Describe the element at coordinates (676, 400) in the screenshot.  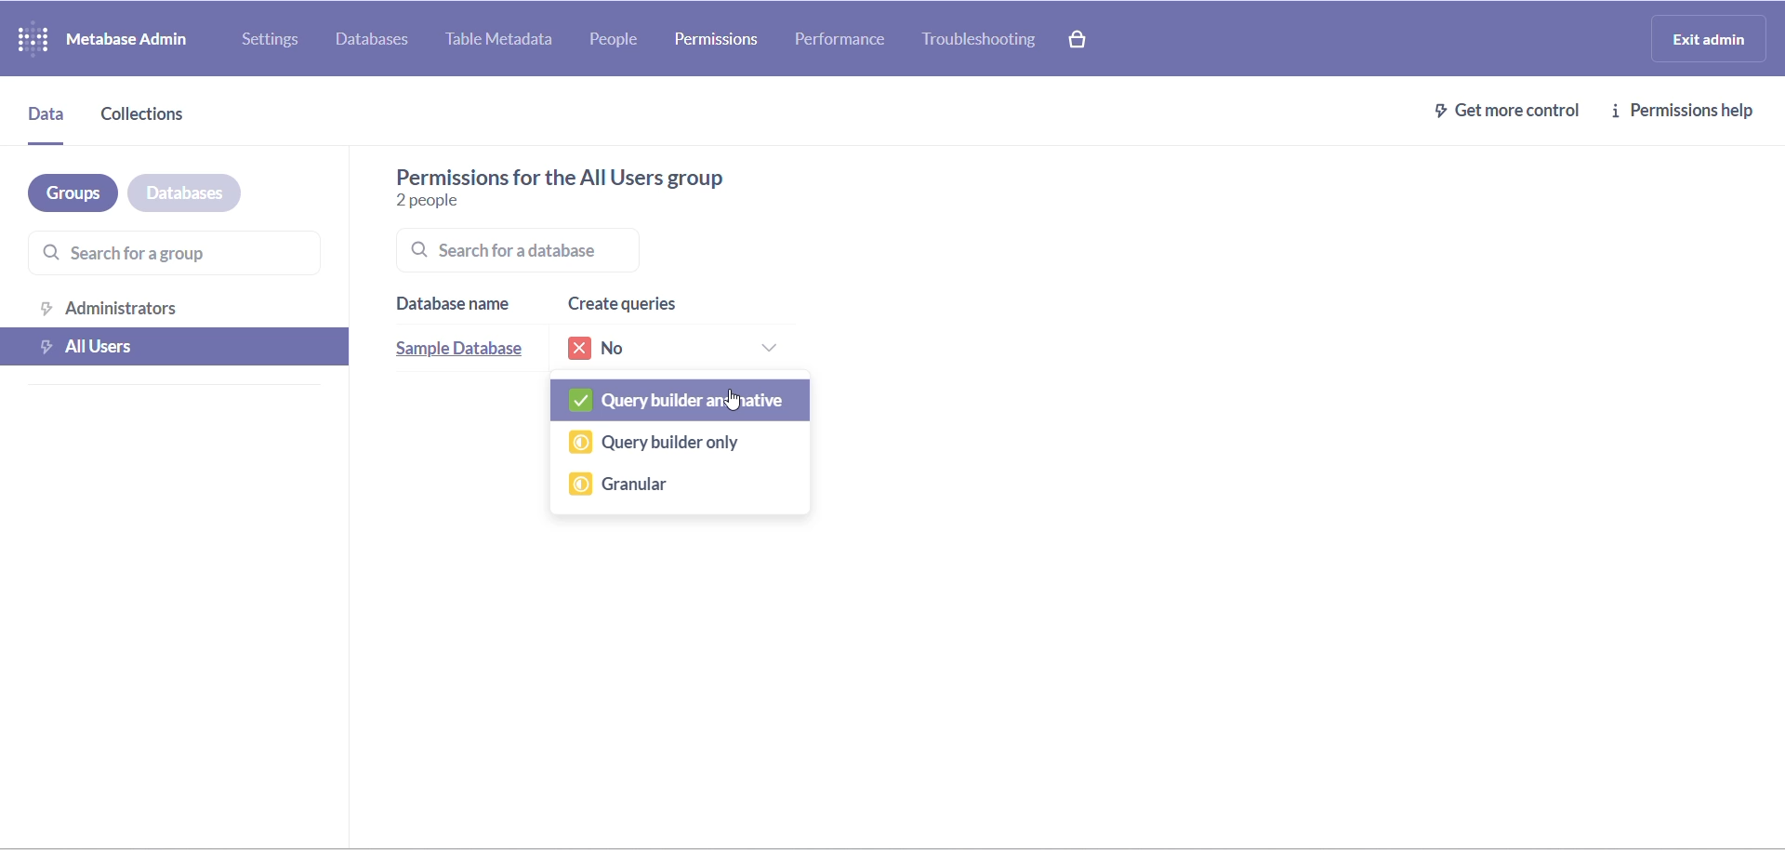
I see `query builder and native` at that location.